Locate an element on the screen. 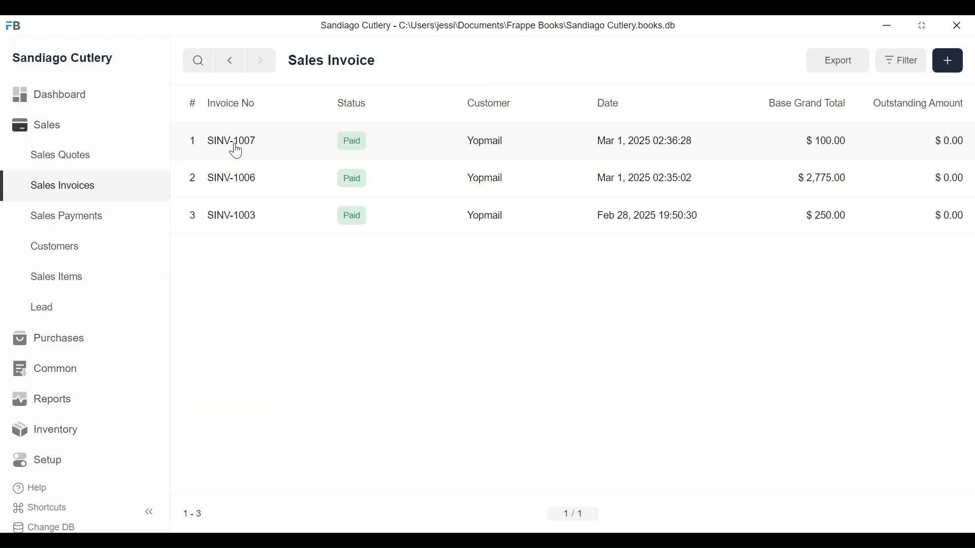 This screenshot has width=975, height=548.  Help is located at coordinates (30, 488).